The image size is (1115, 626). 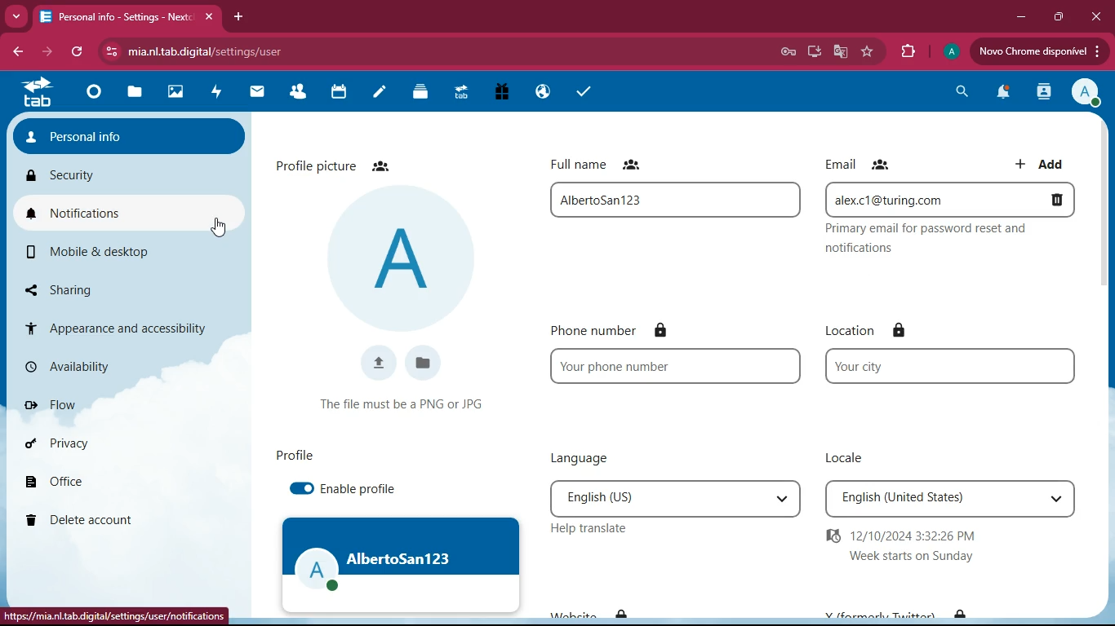 I want to click on back, so click(x=17, y=53).